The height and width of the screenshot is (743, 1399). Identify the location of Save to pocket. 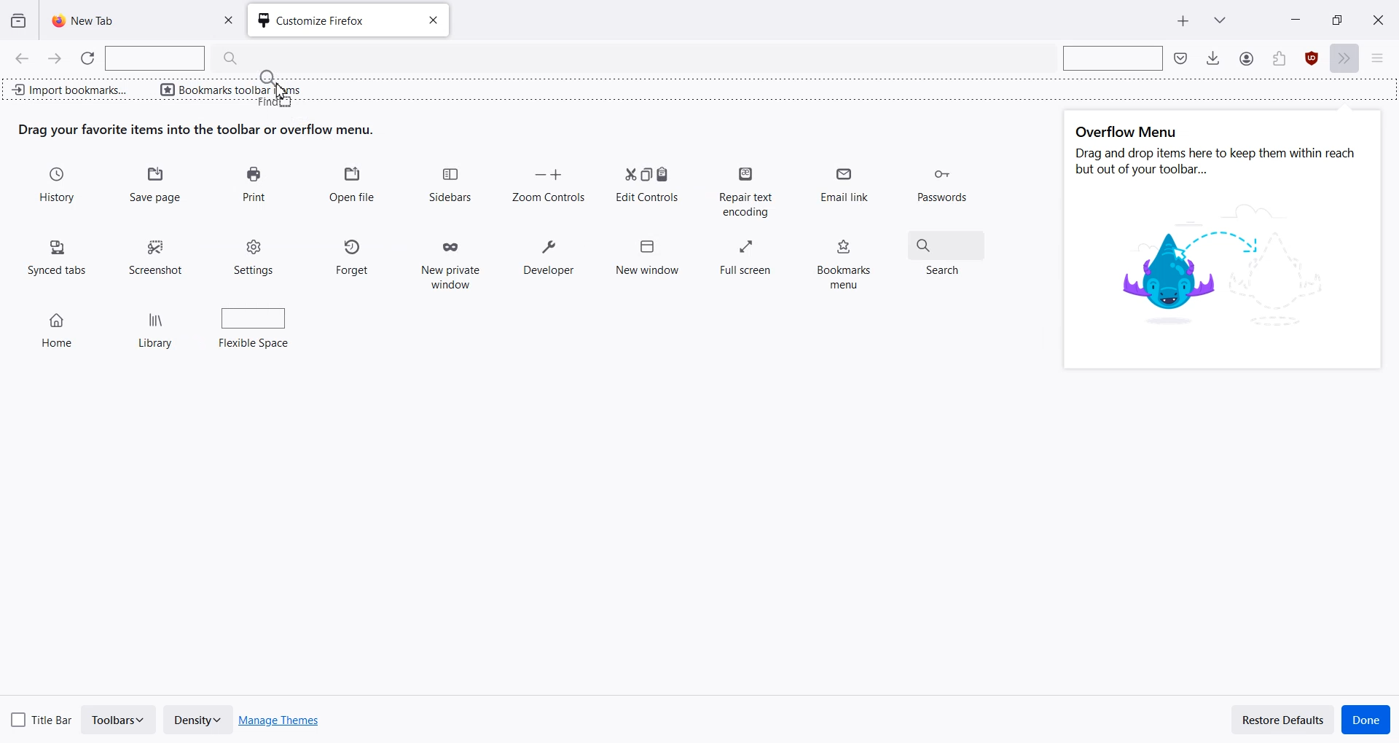
(1182, 58).